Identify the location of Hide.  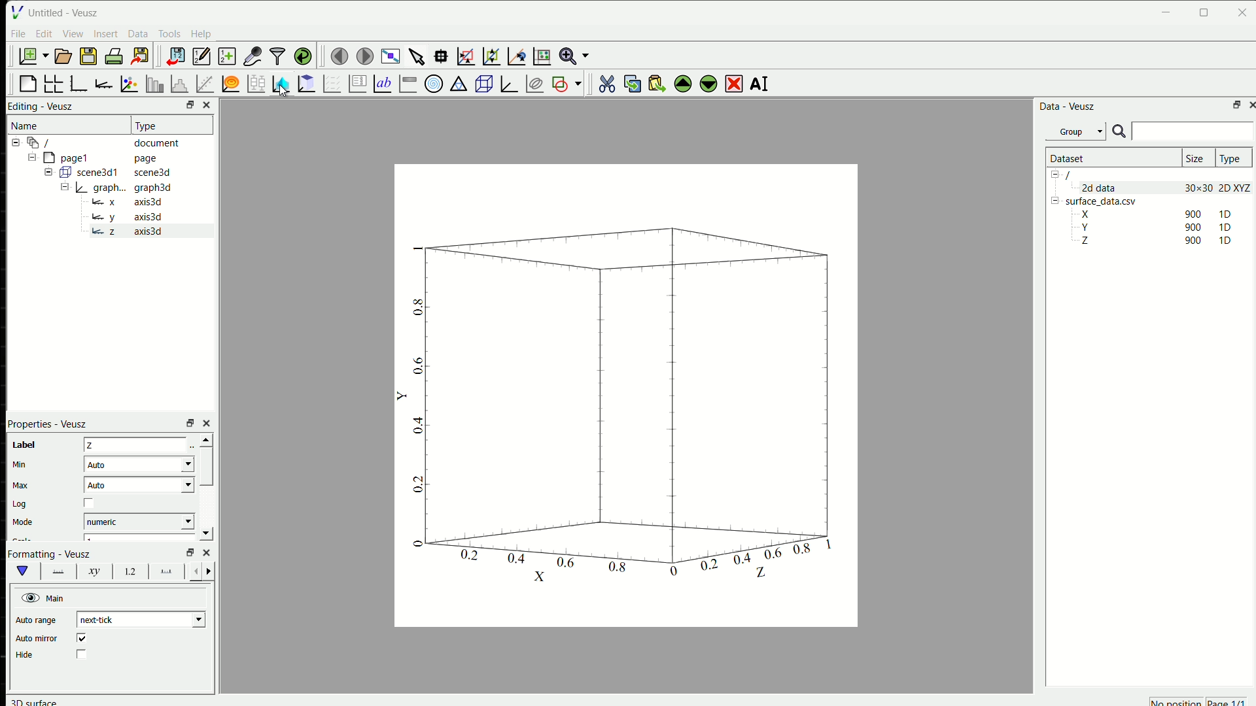
(25, 654).